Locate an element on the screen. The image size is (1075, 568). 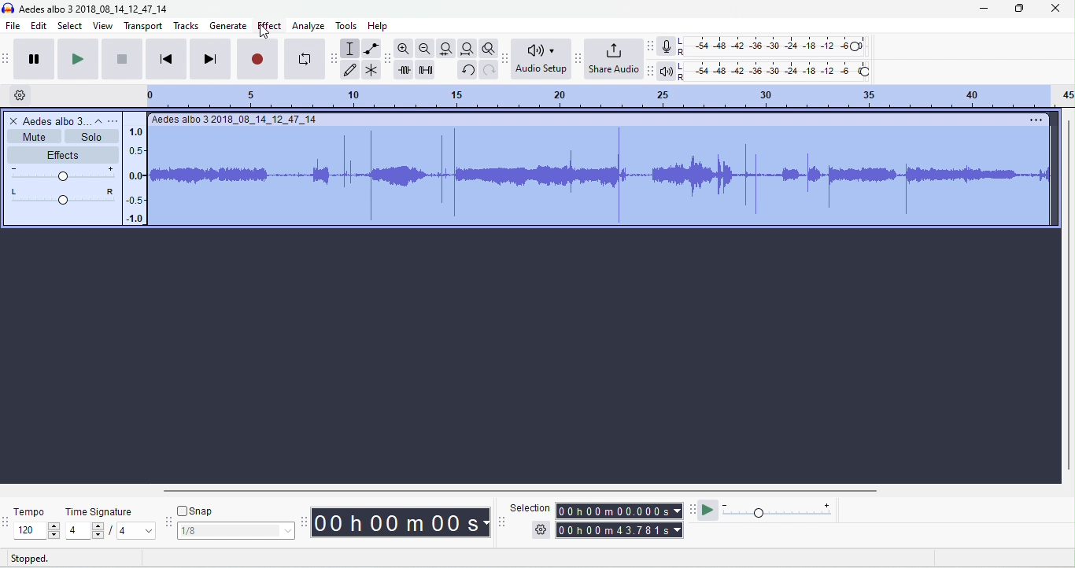
total time is located at coordinates (618, 530).